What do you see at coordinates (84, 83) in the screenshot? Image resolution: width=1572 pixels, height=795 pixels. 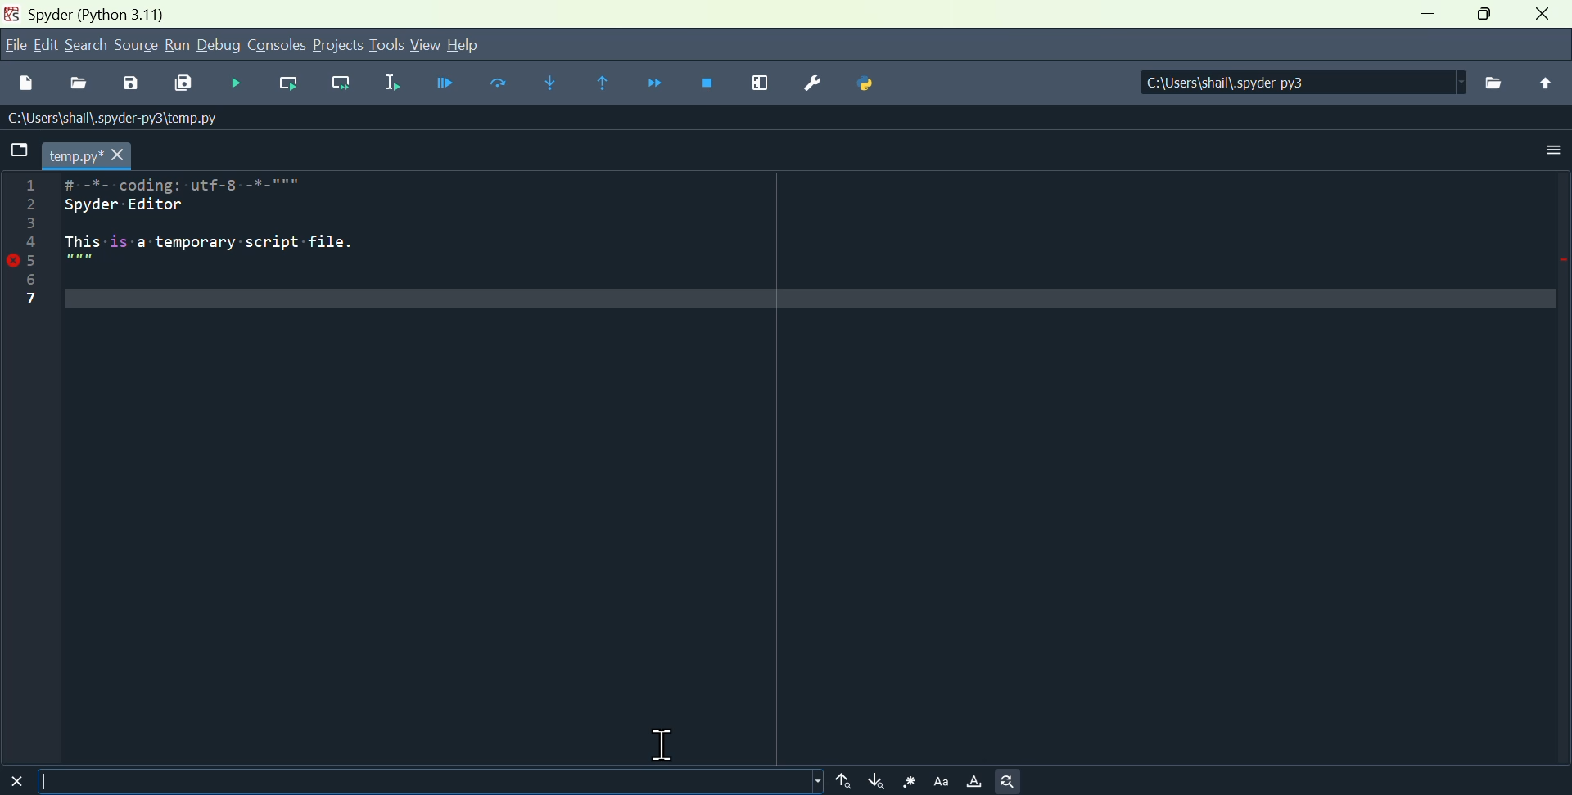 I see `Open file` at bounding box center [84, 83].